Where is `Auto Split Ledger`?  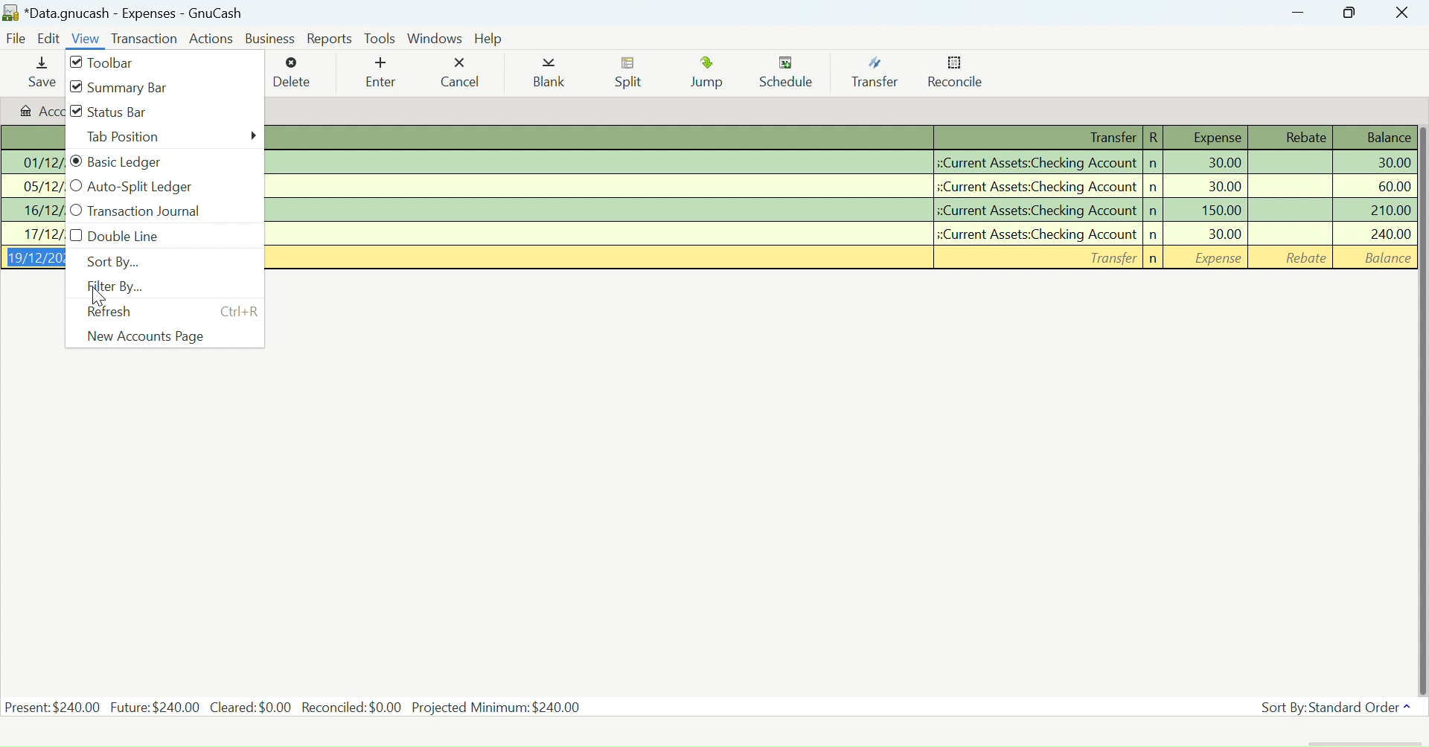 Auto Split Ledger is located at coordinates (147, 188).